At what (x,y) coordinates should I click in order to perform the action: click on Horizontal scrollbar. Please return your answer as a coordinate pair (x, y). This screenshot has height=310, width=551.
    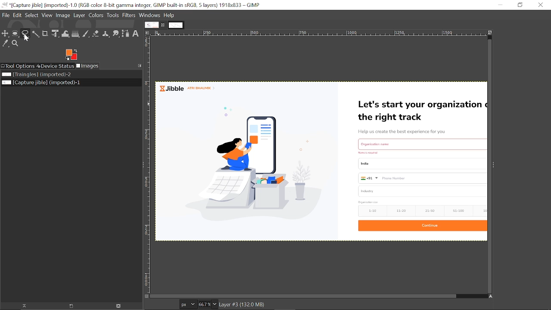
    Looking at the image, I should click on (302, 296).